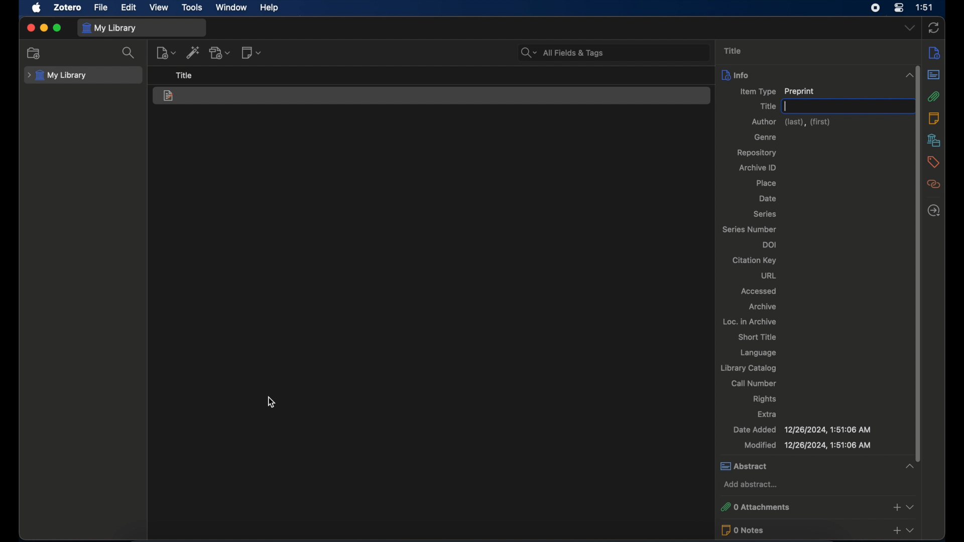  Describe the element at coordinates (817, 507) in the screenshot. I see `0 attachments` at that location.